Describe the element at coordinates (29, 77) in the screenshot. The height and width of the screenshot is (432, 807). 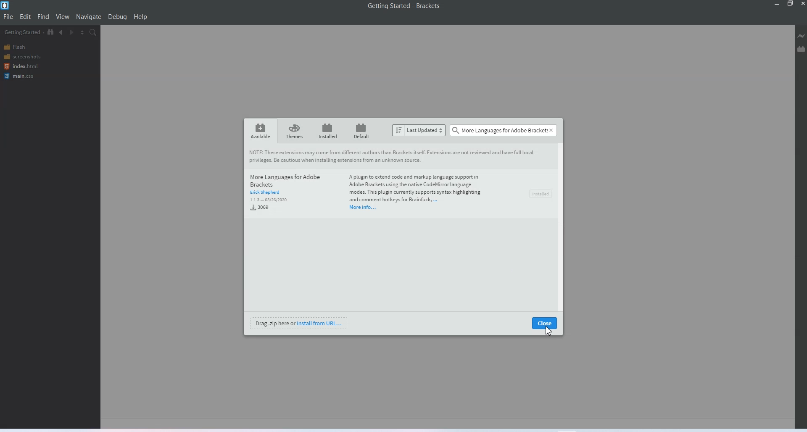
I see `Main css` at that location.